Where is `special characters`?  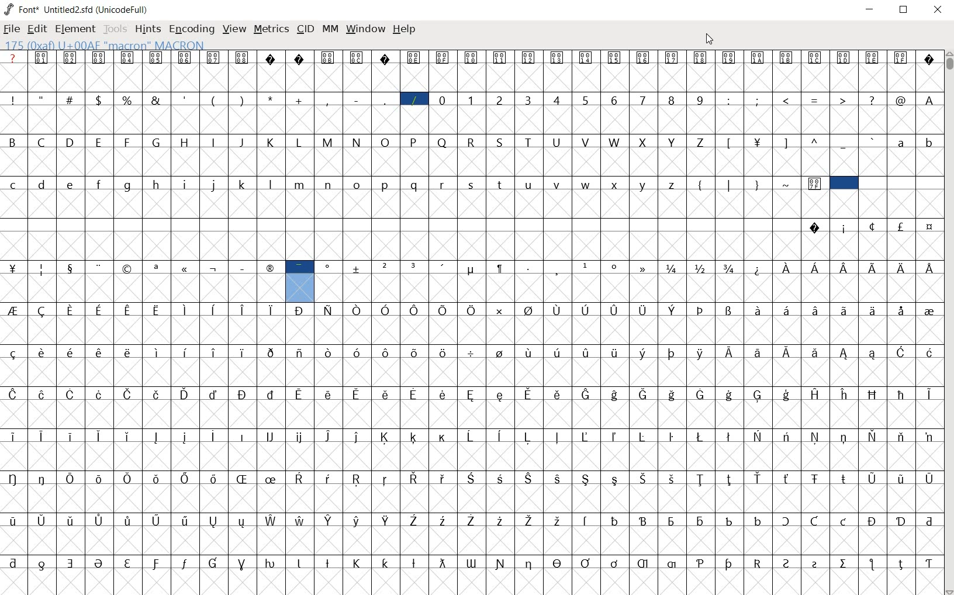 special characters is located at coordinates (344, 282).